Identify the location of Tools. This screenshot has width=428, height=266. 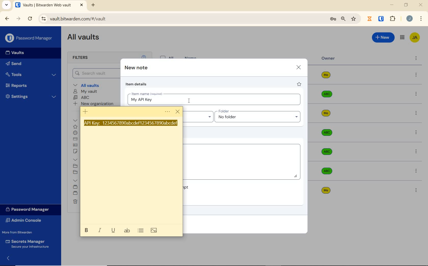
(31, 74).